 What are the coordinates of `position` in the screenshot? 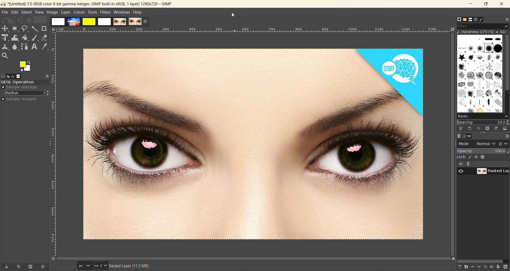 It's located at (477, 157).